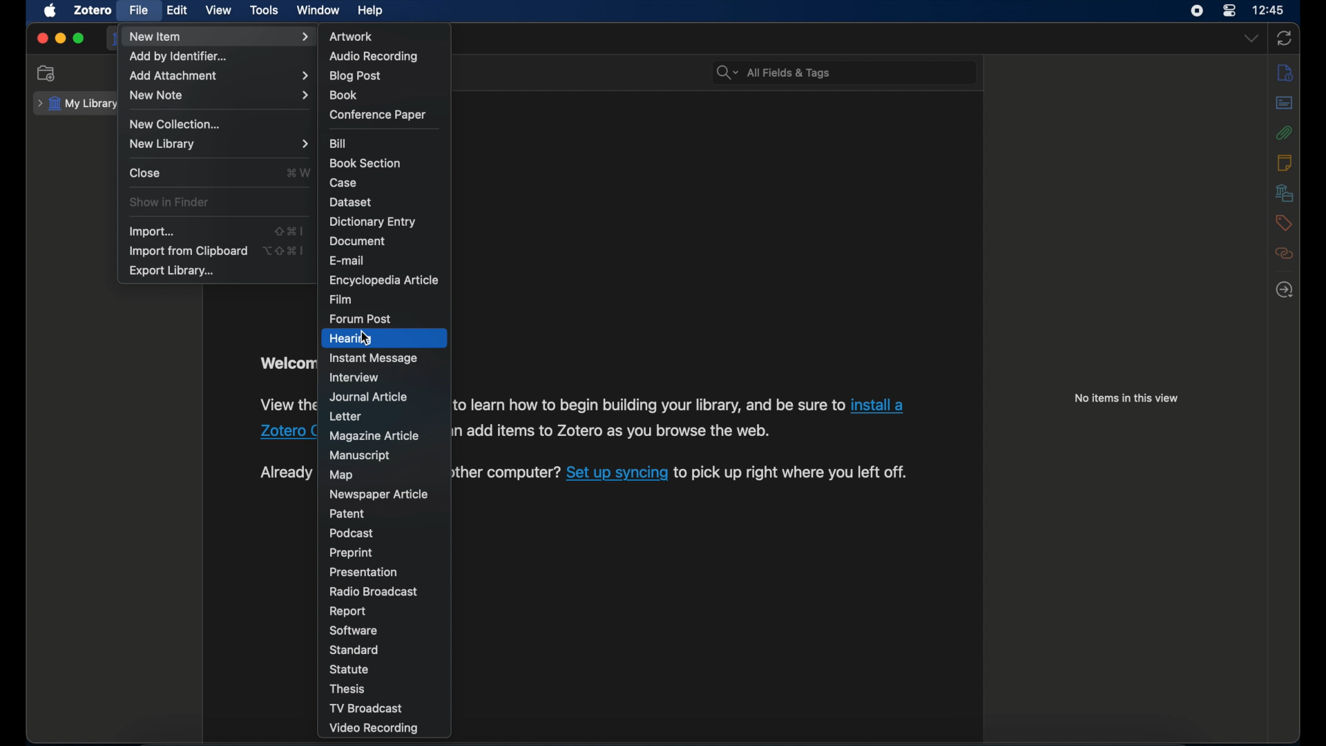 This screenshot has width=1326, height=746. Describe the element at coordinates (1284, 254) in the screenshot. I see `related` at that location.